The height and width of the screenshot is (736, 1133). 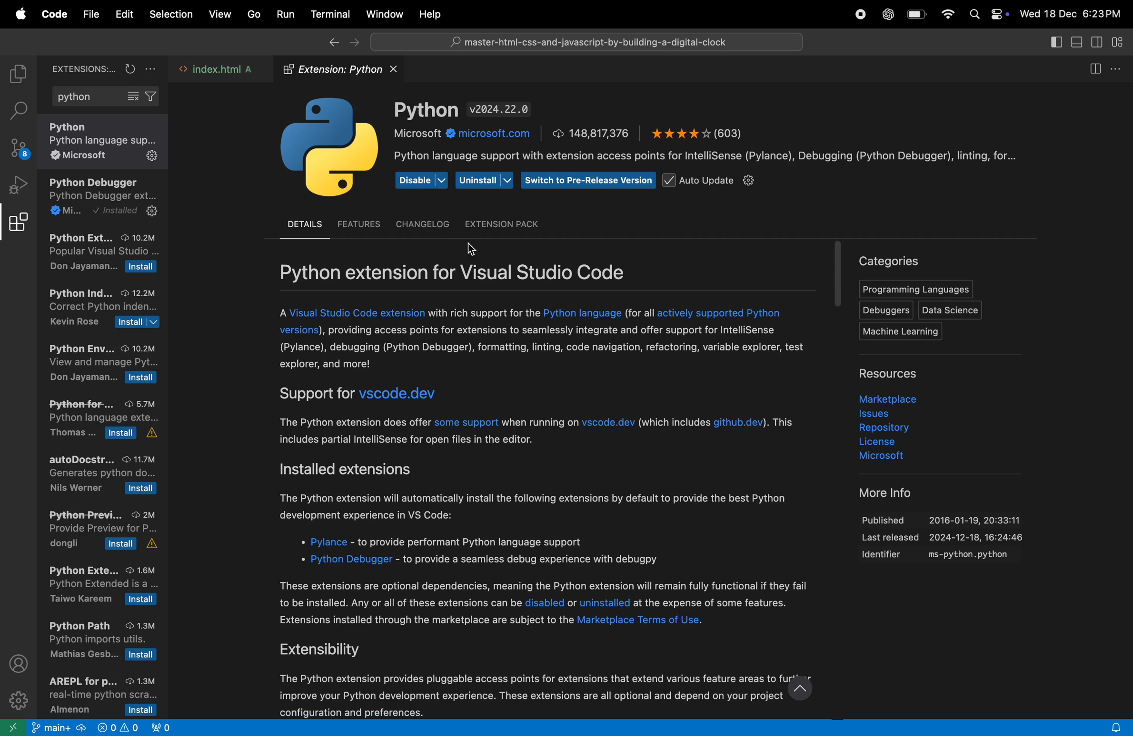 What do you see at coordinates (104, 199) in the screenshot?
I see `python development` at bounding box center [104, 199].